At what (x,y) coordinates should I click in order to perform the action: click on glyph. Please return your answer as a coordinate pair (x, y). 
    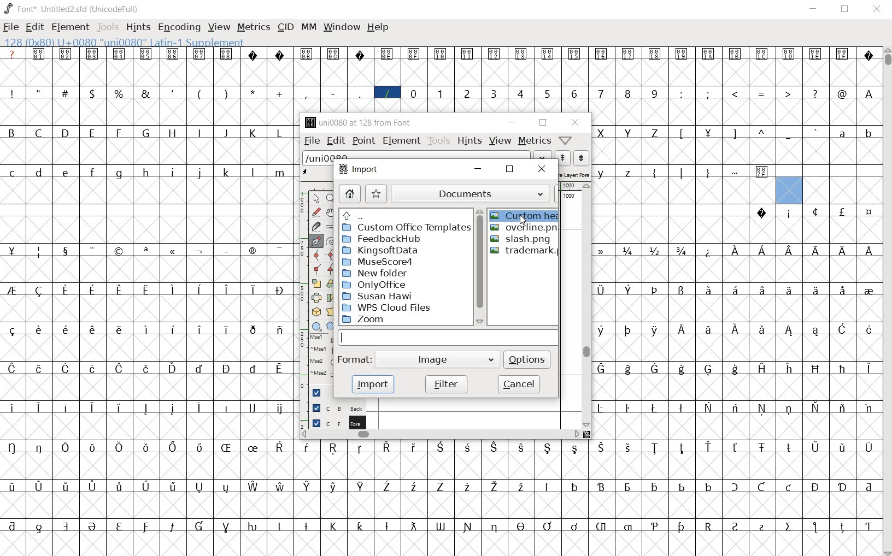
    Looking at the image, I should click on (682, 369).